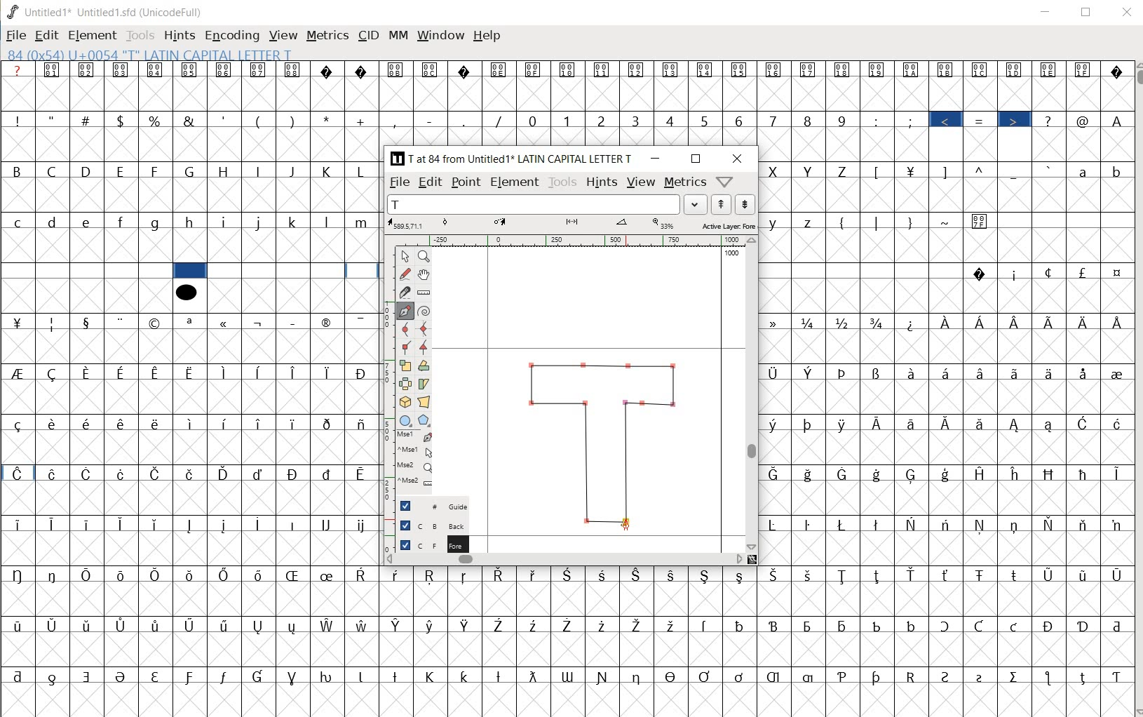  What do you see at coordinates (877, 323) in the screenshot?
I see `Symbol` at bounding box center [877, 323].